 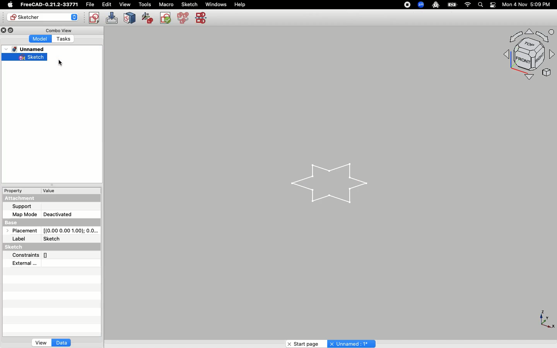 What do you see at coordinates (12, 30) in the screenshot?
I see `copy` at bounding box center [12, 30].